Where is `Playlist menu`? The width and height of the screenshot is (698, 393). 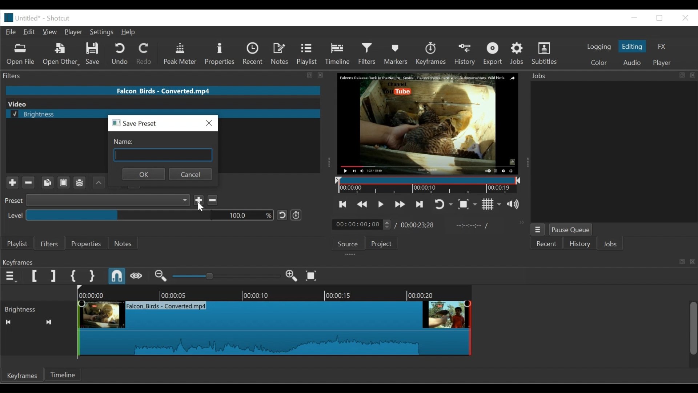
Playlist menu is located at coordinates (17, 244).